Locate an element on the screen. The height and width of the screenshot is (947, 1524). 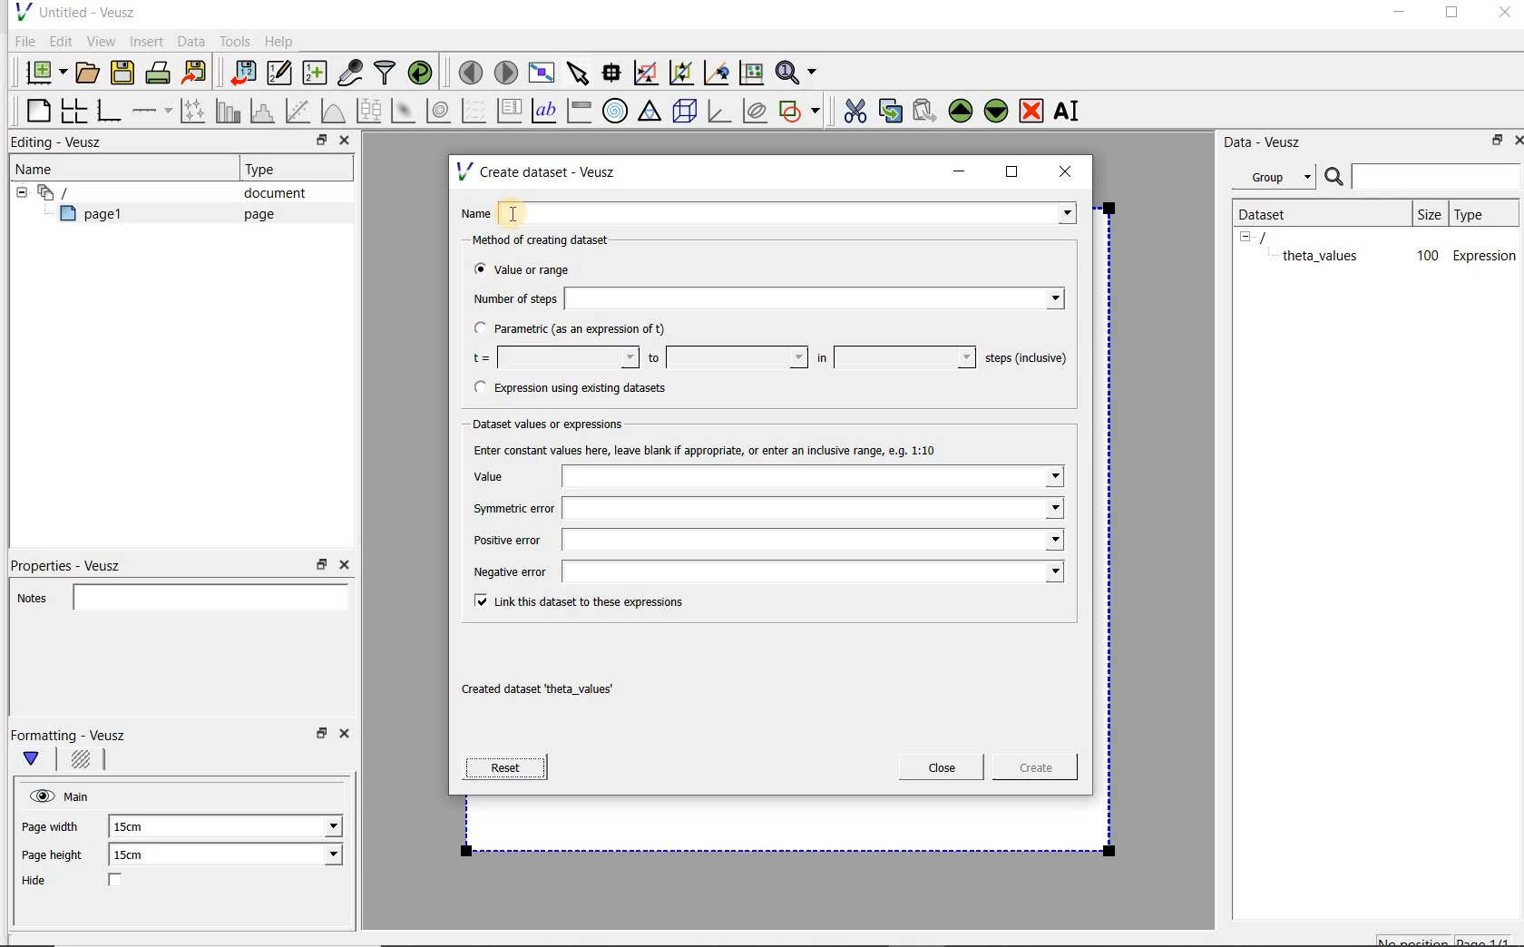
Notes is located at coordinates (177, 595).